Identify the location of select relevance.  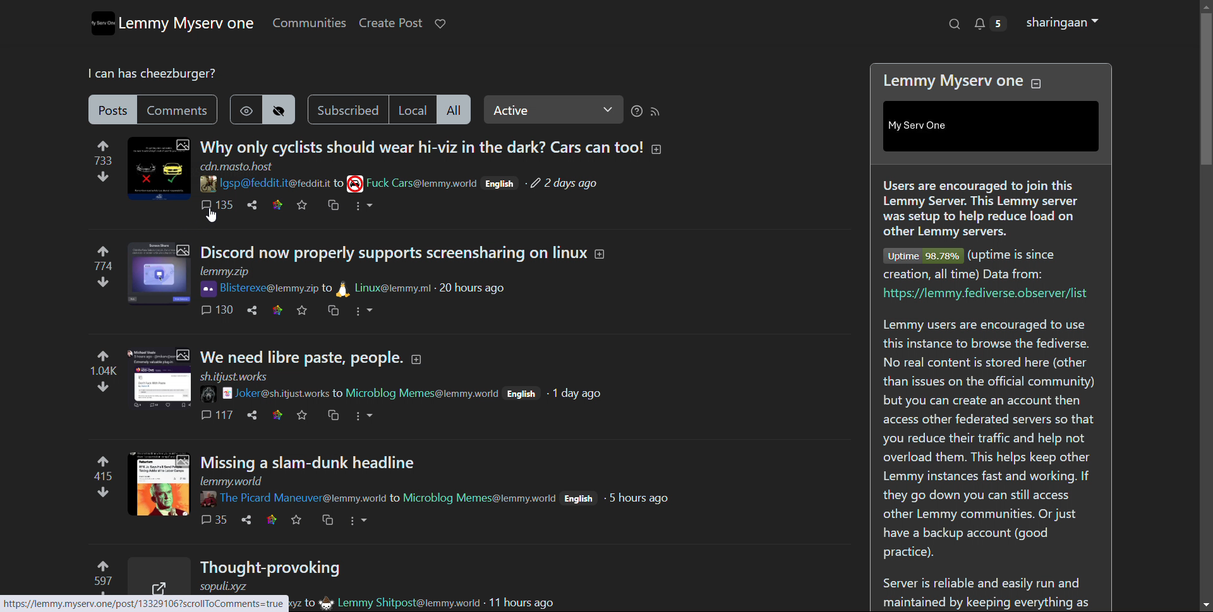
(553, 110).